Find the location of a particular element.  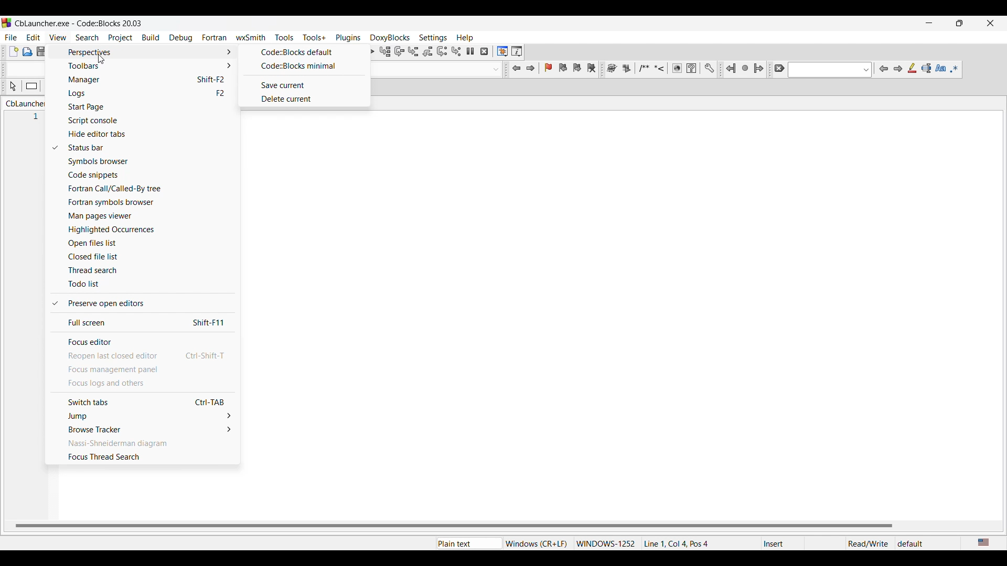

Browse tracker options is located at coordinates (144, 429).